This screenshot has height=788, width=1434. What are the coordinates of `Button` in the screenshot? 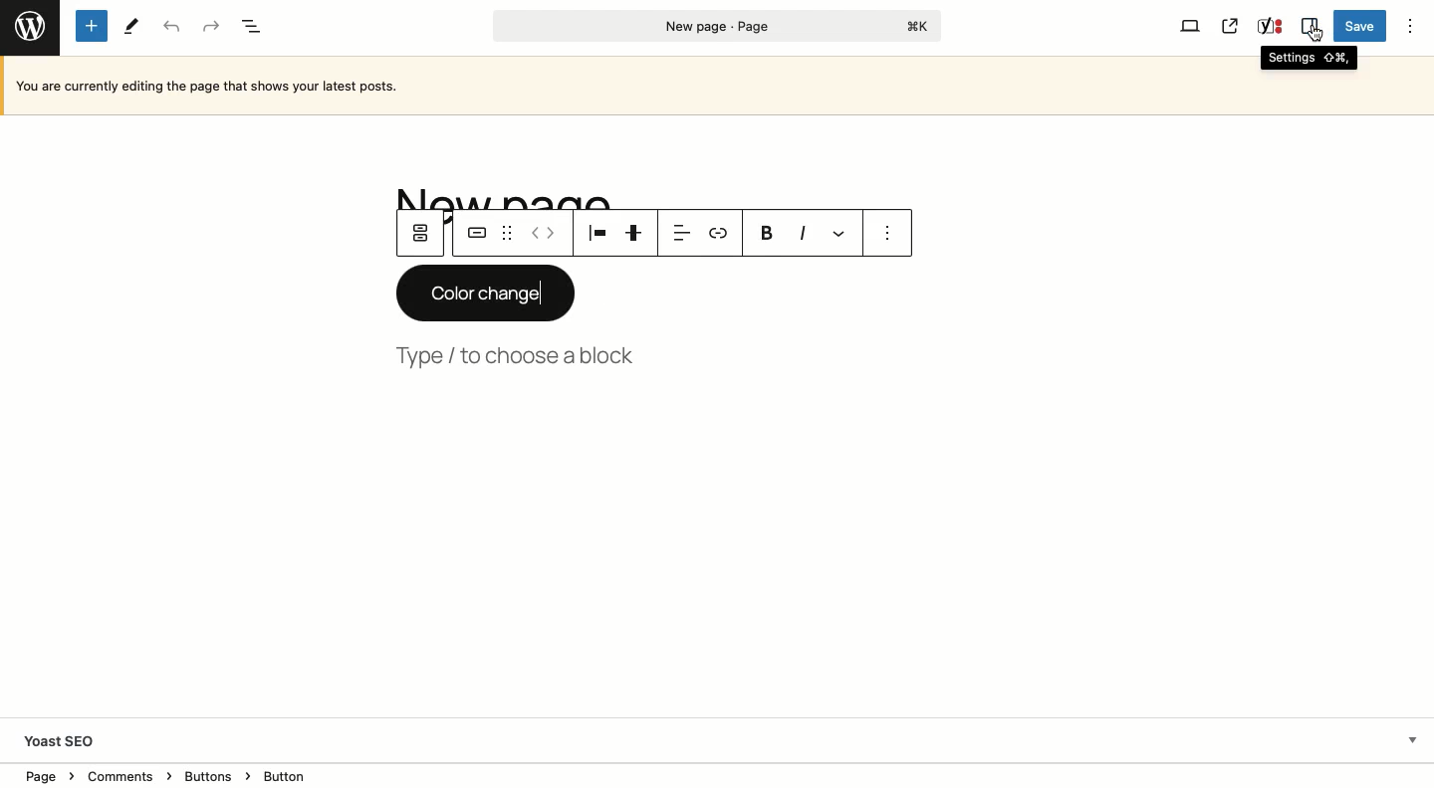 It's located at (477, 233).